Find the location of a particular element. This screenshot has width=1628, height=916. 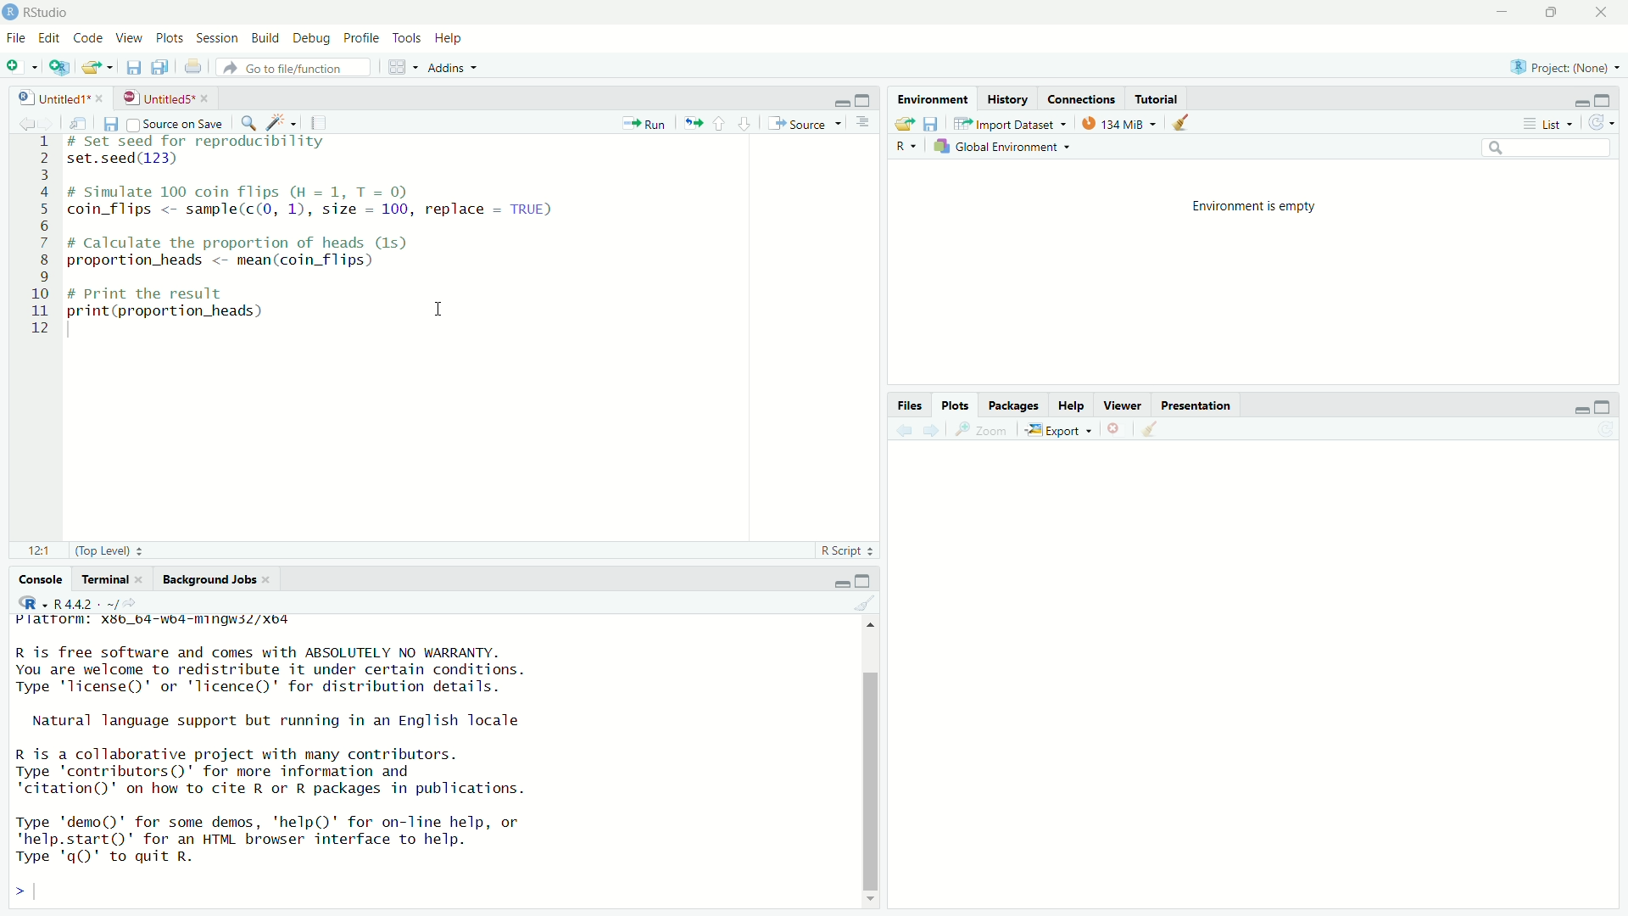

previous plot is located at coordinates (900, 431).